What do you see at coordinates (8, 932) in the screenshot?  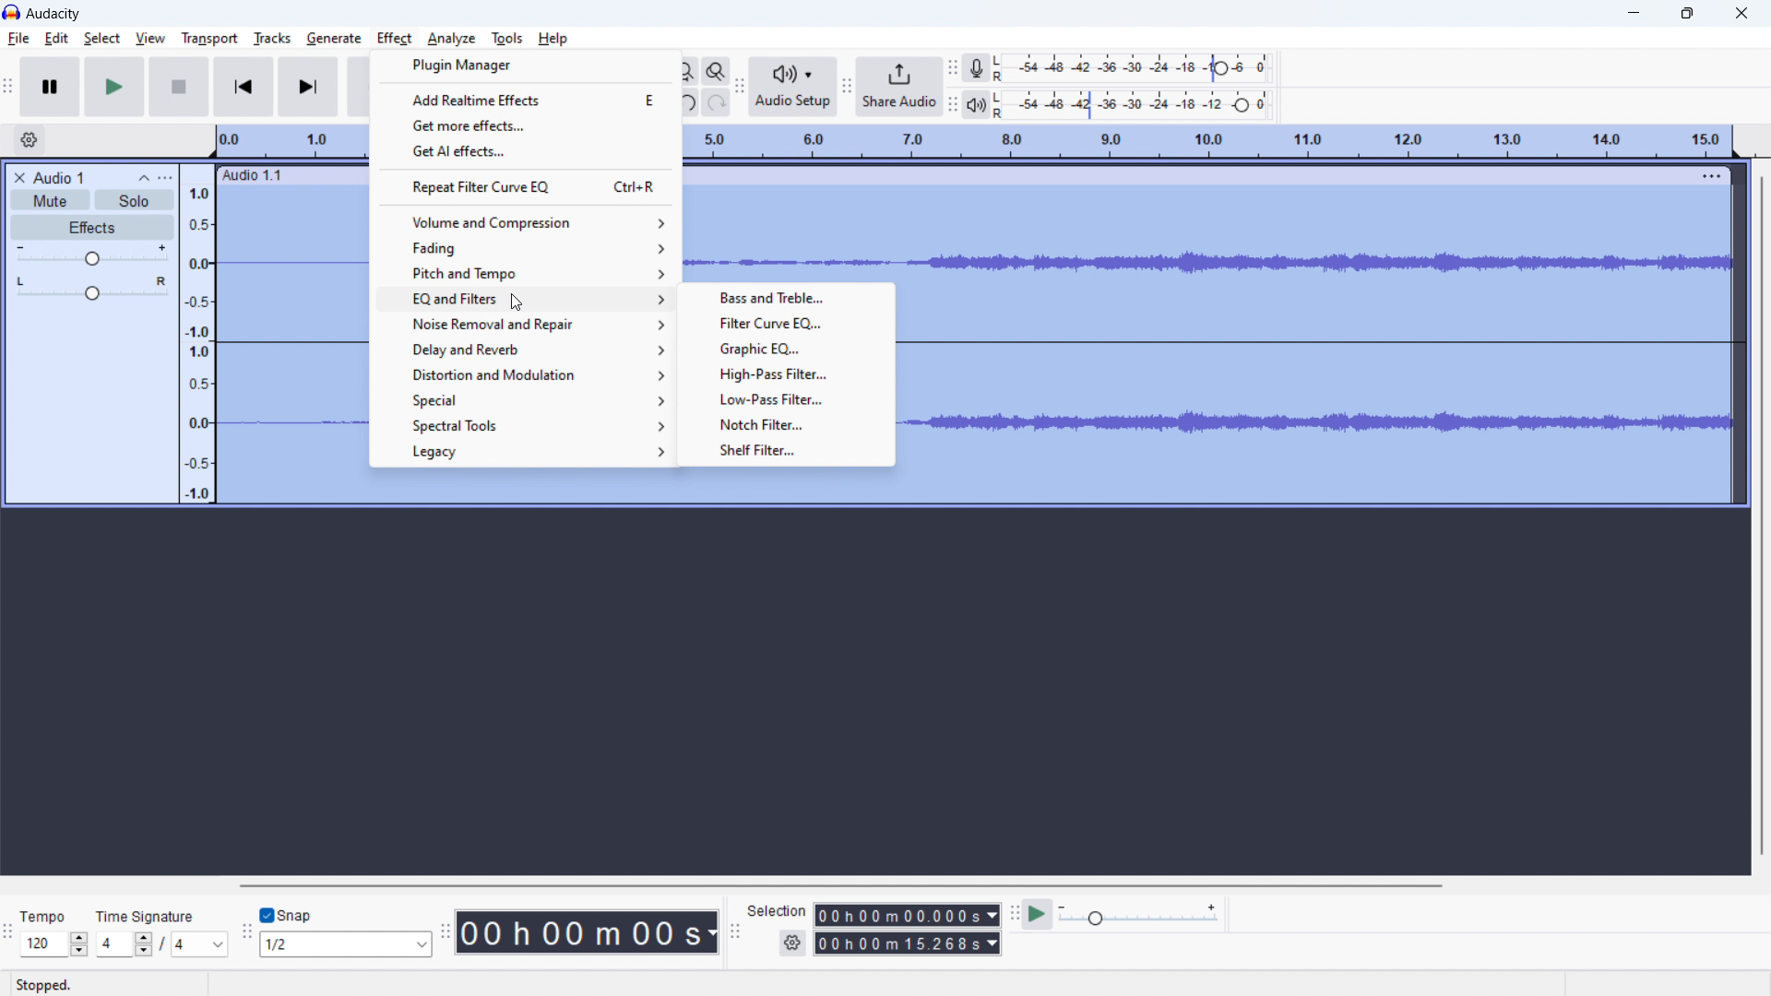 I see `time signature toolbar` at bounding box center [8, 932].